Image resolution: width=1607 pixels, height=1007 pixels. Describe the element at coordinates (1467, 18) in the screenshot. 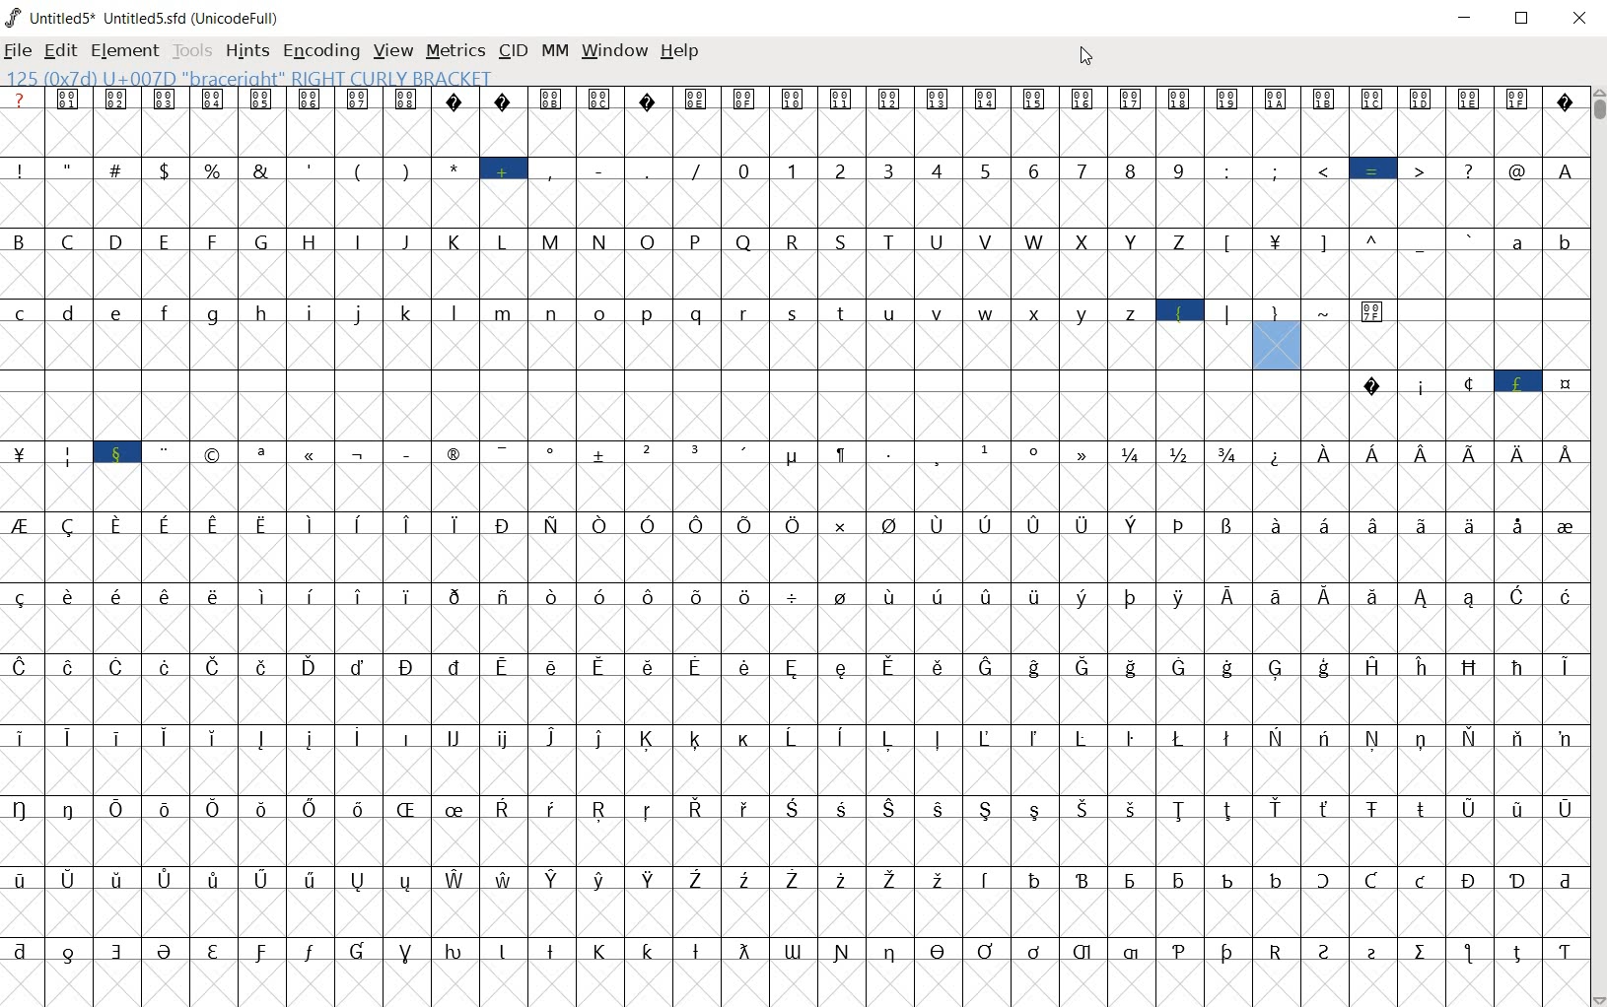

I see `MINIMIZE` at that location.